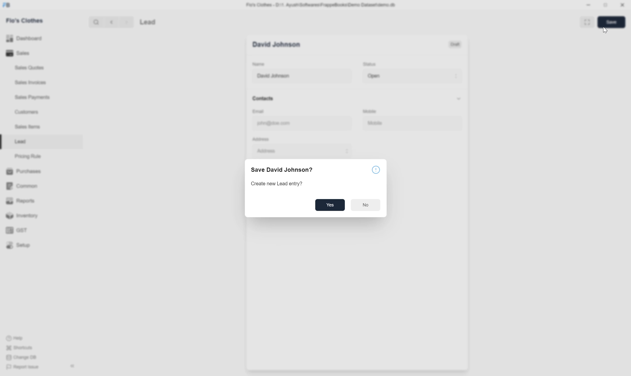 The image size is (631, 376). Describe the element at coordinates (376, 170) in the screenshot. I see `info` at that location.